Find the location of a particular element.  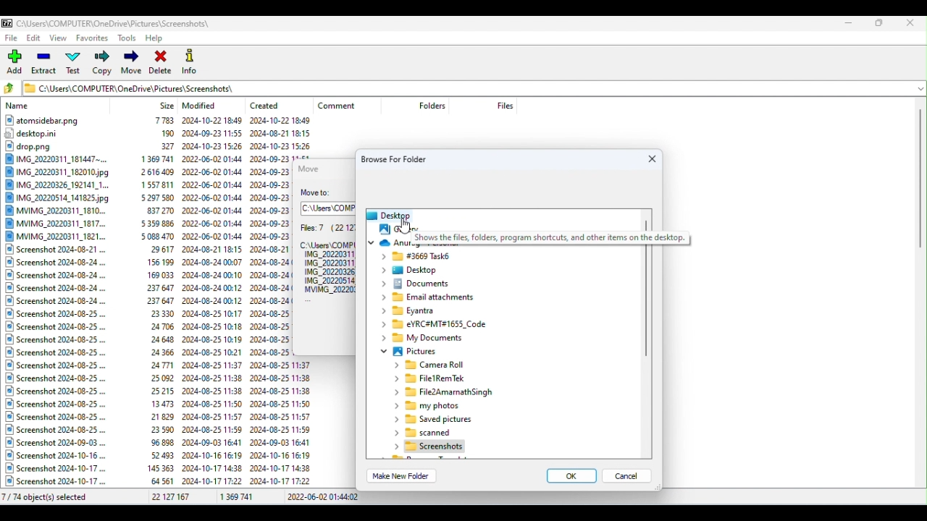

Tools is located at coordinates (127, 38).